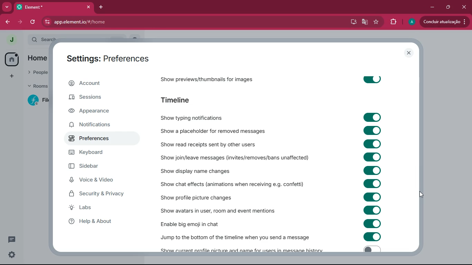 The height and width of the screenshot is (265, 472). What do you see at coordinates (412, 22) in the screenshot?
I see `a` at bounding box center [412, 22].